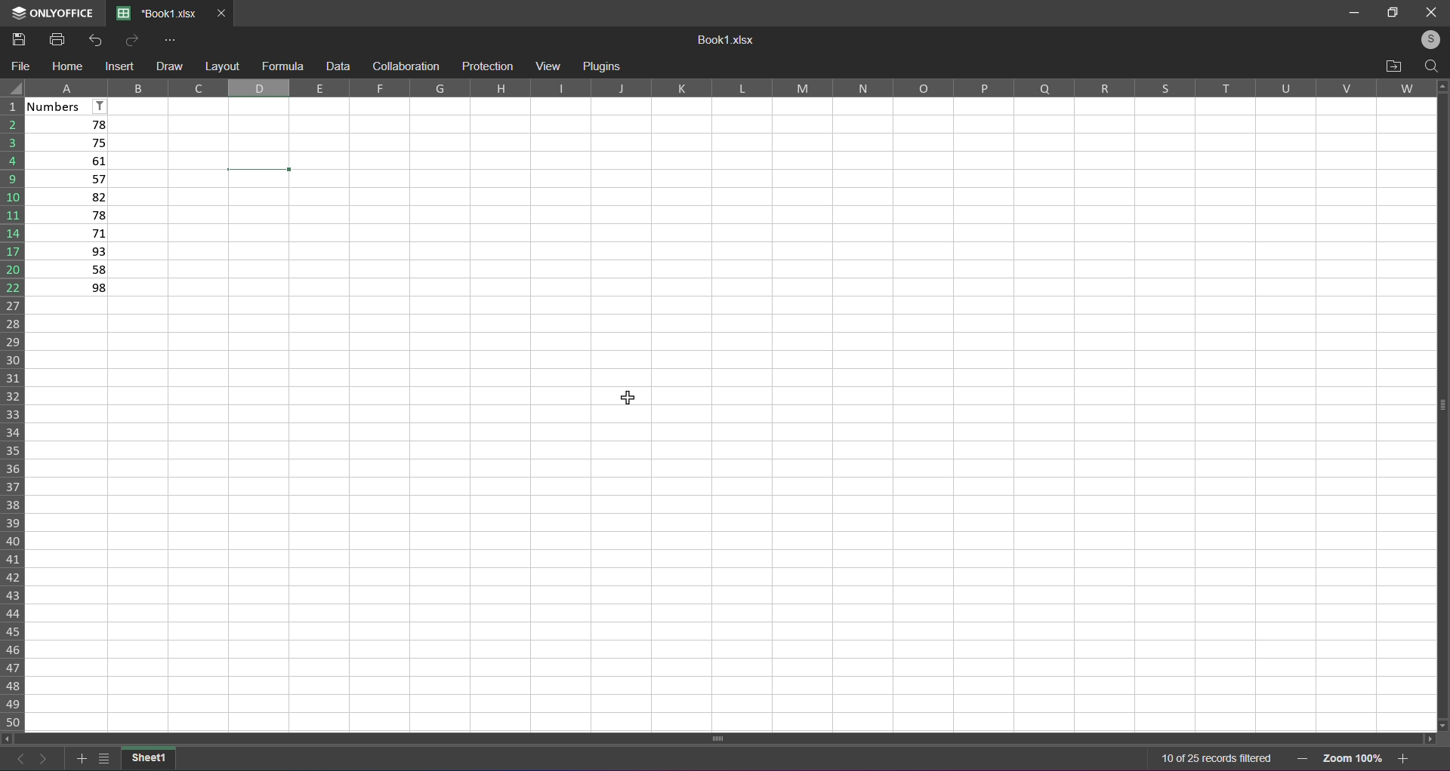  What do you see at coordinates (18, 38) in the screenshot?
I see `save` at bounding box center [18, 38].